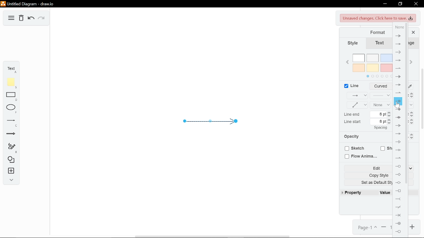 Image resolution: width=424 pixels, height=238 pixels. What do you see at coordinates (352, 86) in the screenshot?
I see `Line` at bounding box center [352, 86].